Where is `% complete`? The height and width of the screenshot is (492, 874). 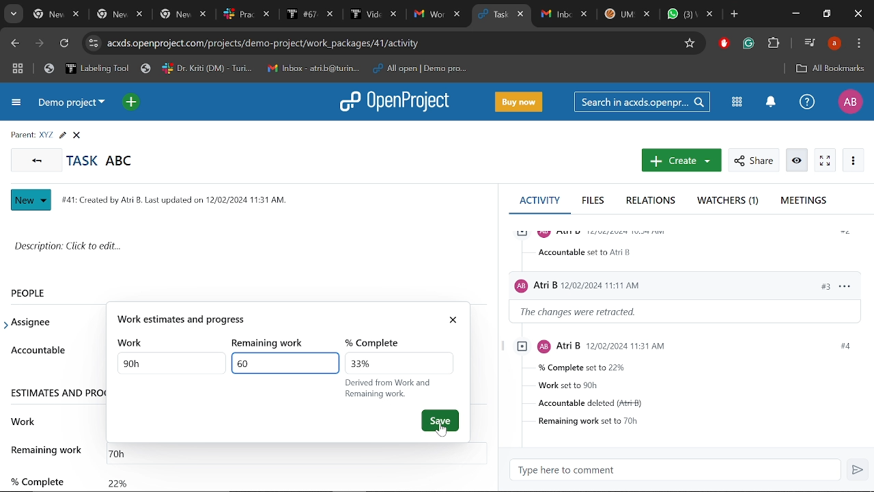 % complete is located at coordinates (36, 476).